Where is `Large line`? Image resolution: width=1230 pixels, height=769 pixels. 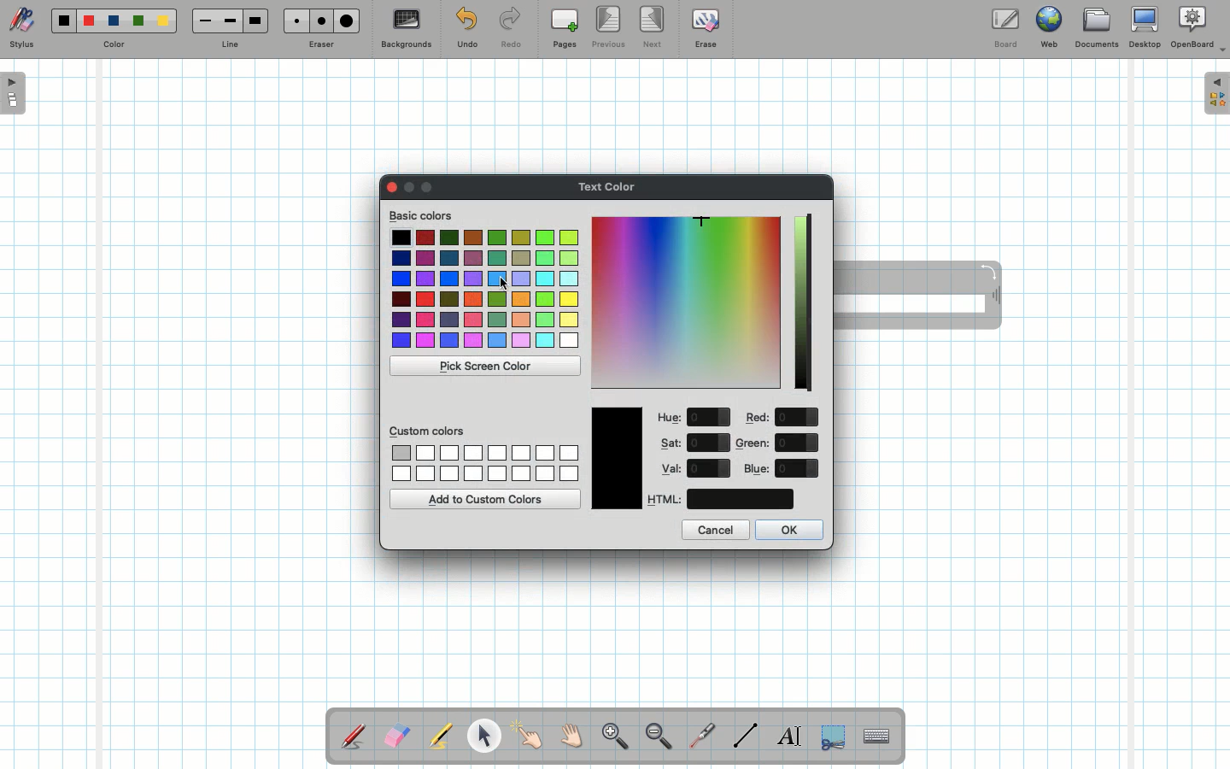
Large line is located at coordinates (256, 21).